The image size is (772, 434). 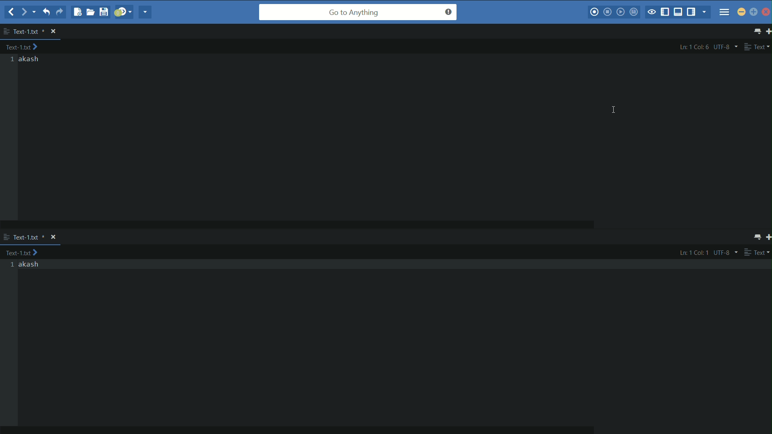 I want to click on toggle focus mode, so click(x=651, y=13).